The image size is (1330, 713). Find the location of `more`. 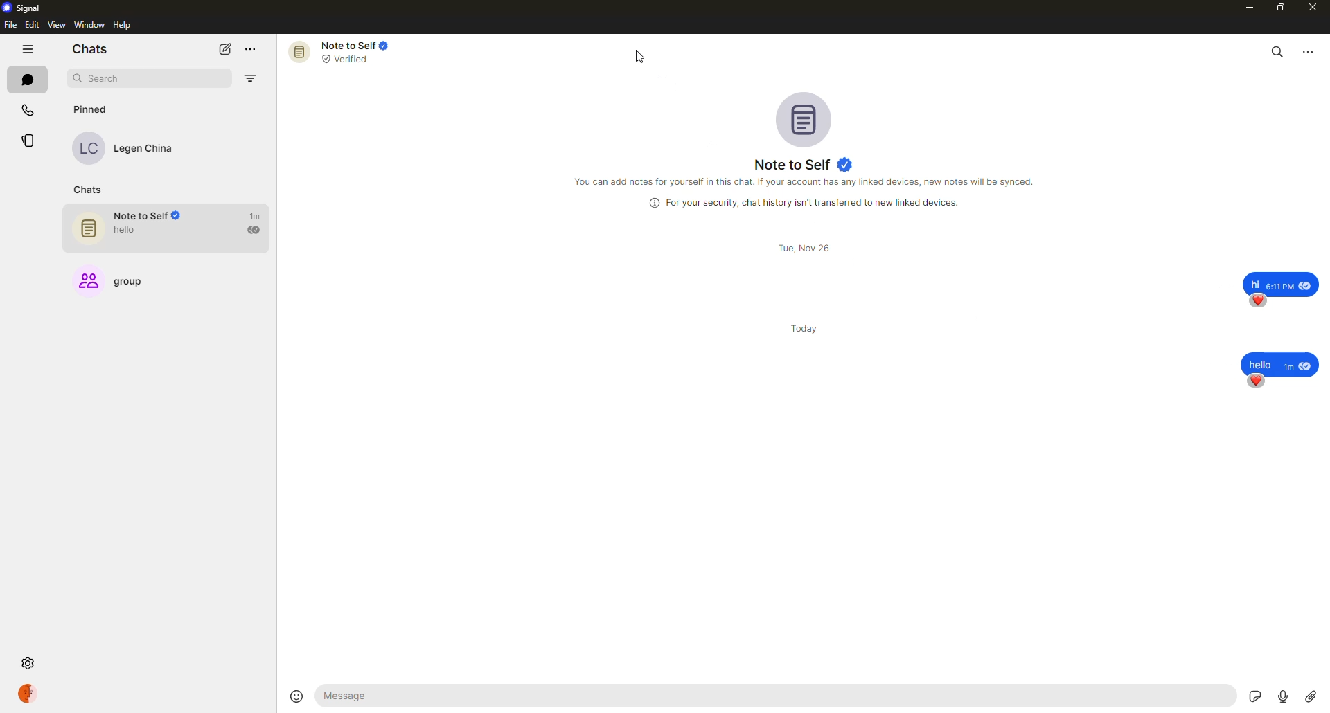

more is located at coordinates (254, 51).